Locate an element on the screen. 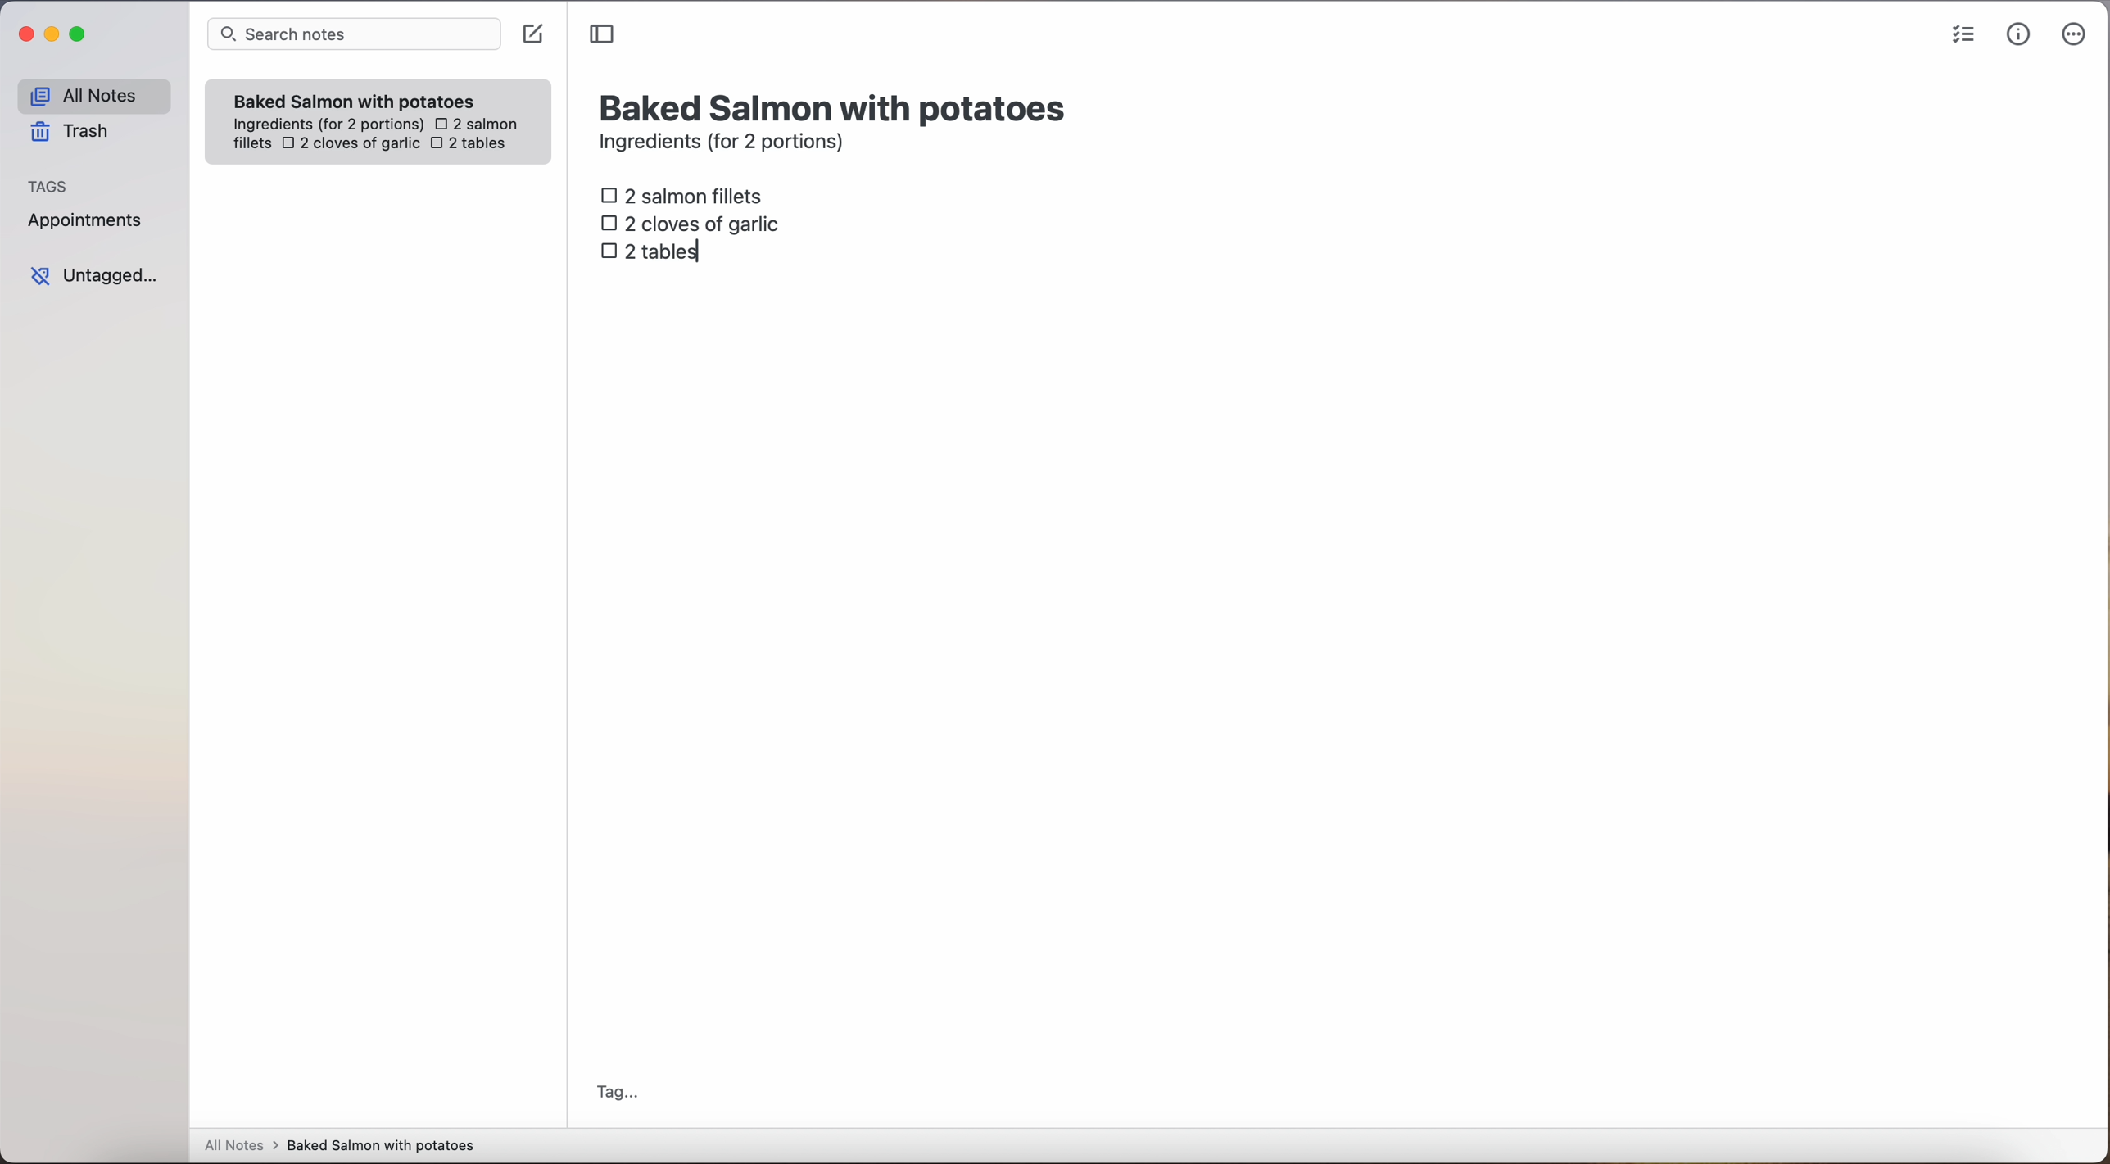 This screenshot has height=1164, width=2110. more options is located at coordinates (2077, 35).